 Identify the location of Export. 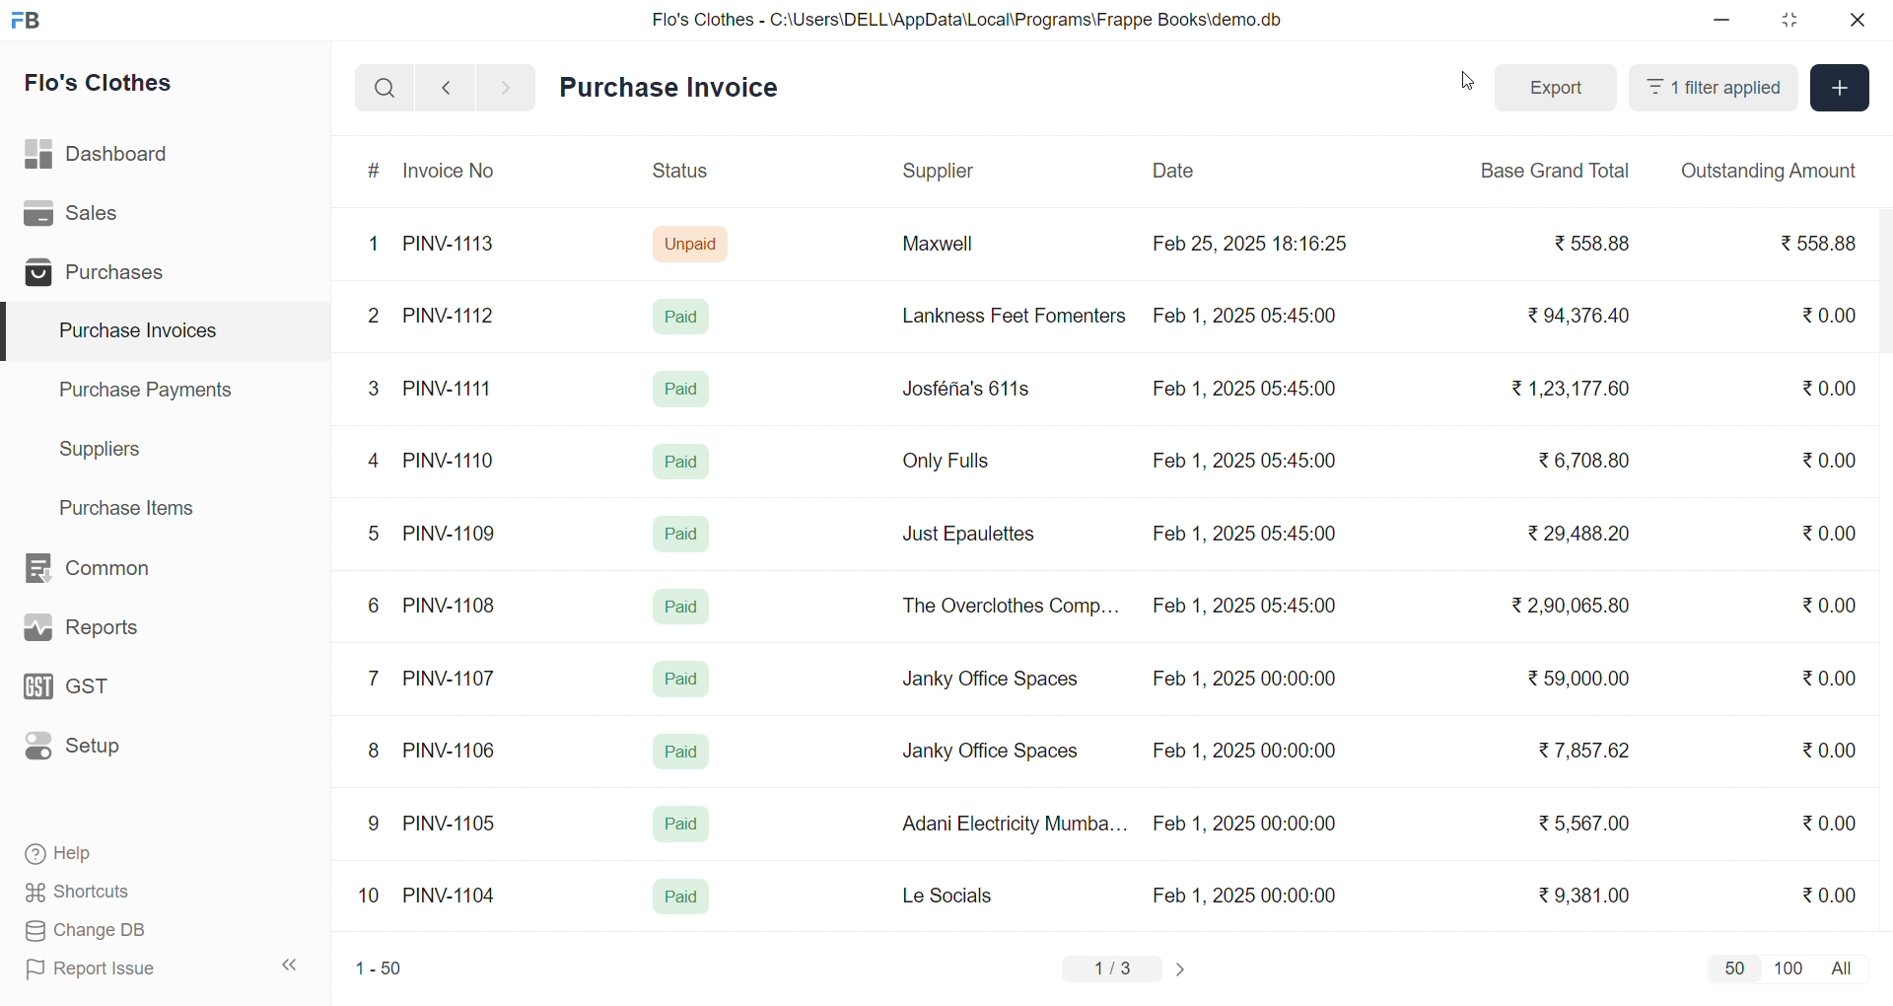
(1557, 89).